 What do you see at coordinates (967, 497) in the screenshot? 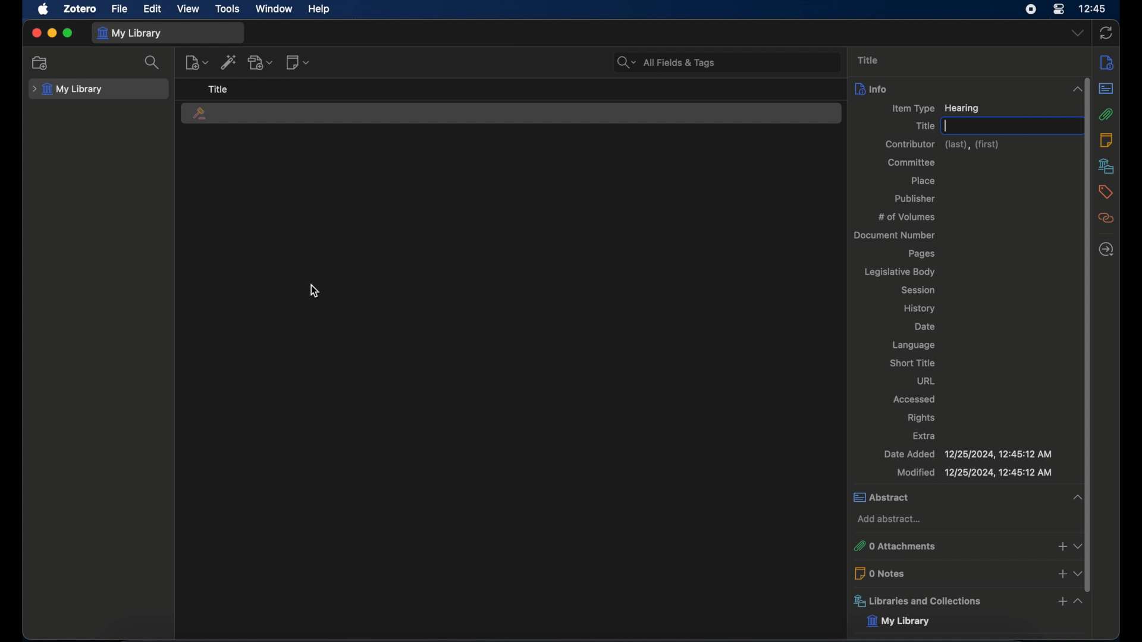
I see `abstract` at bounding box center [967, 497].